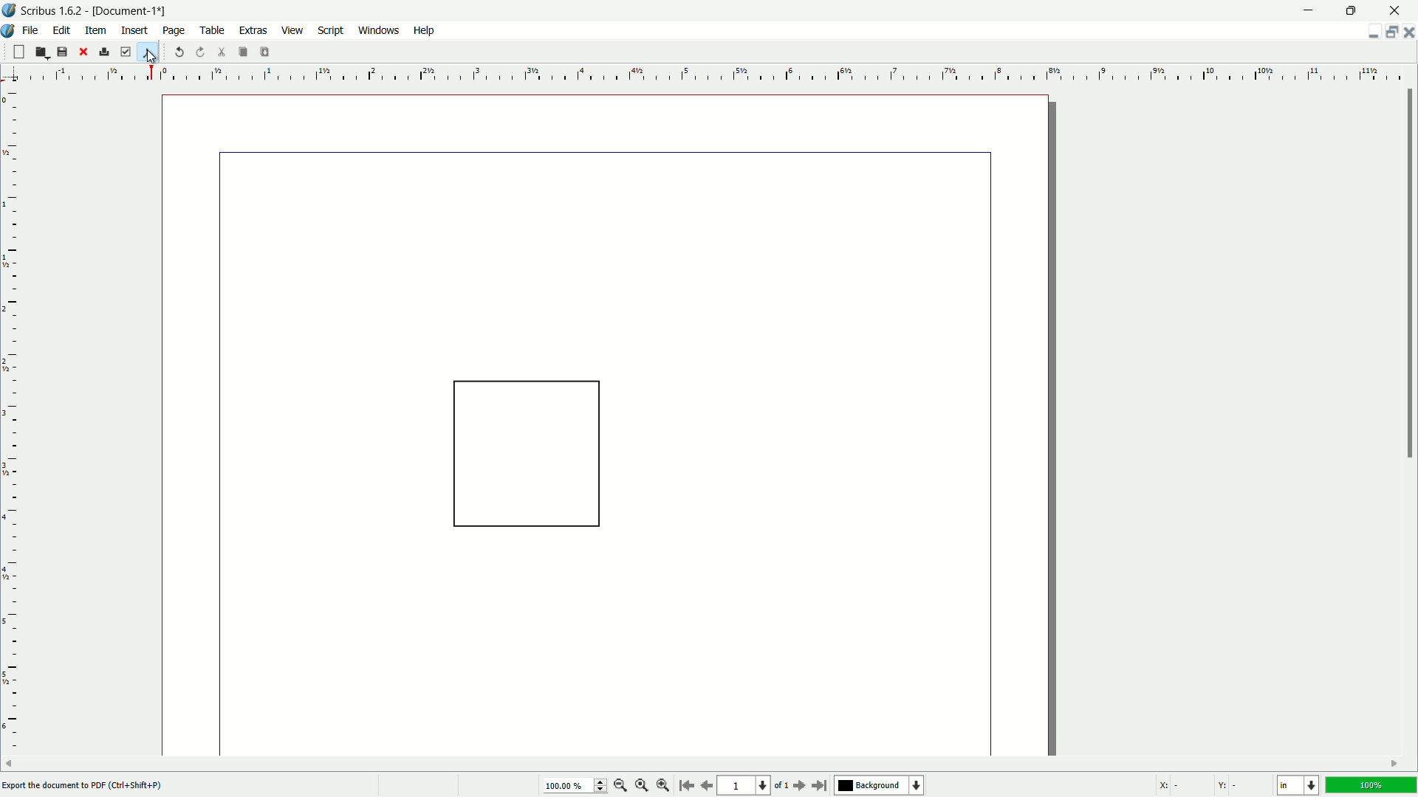 The image size is (1418, 797). What do you see at coordinates (663, 787) in the screenshot?
I see `zoom in` at bounding box center [663, 787].